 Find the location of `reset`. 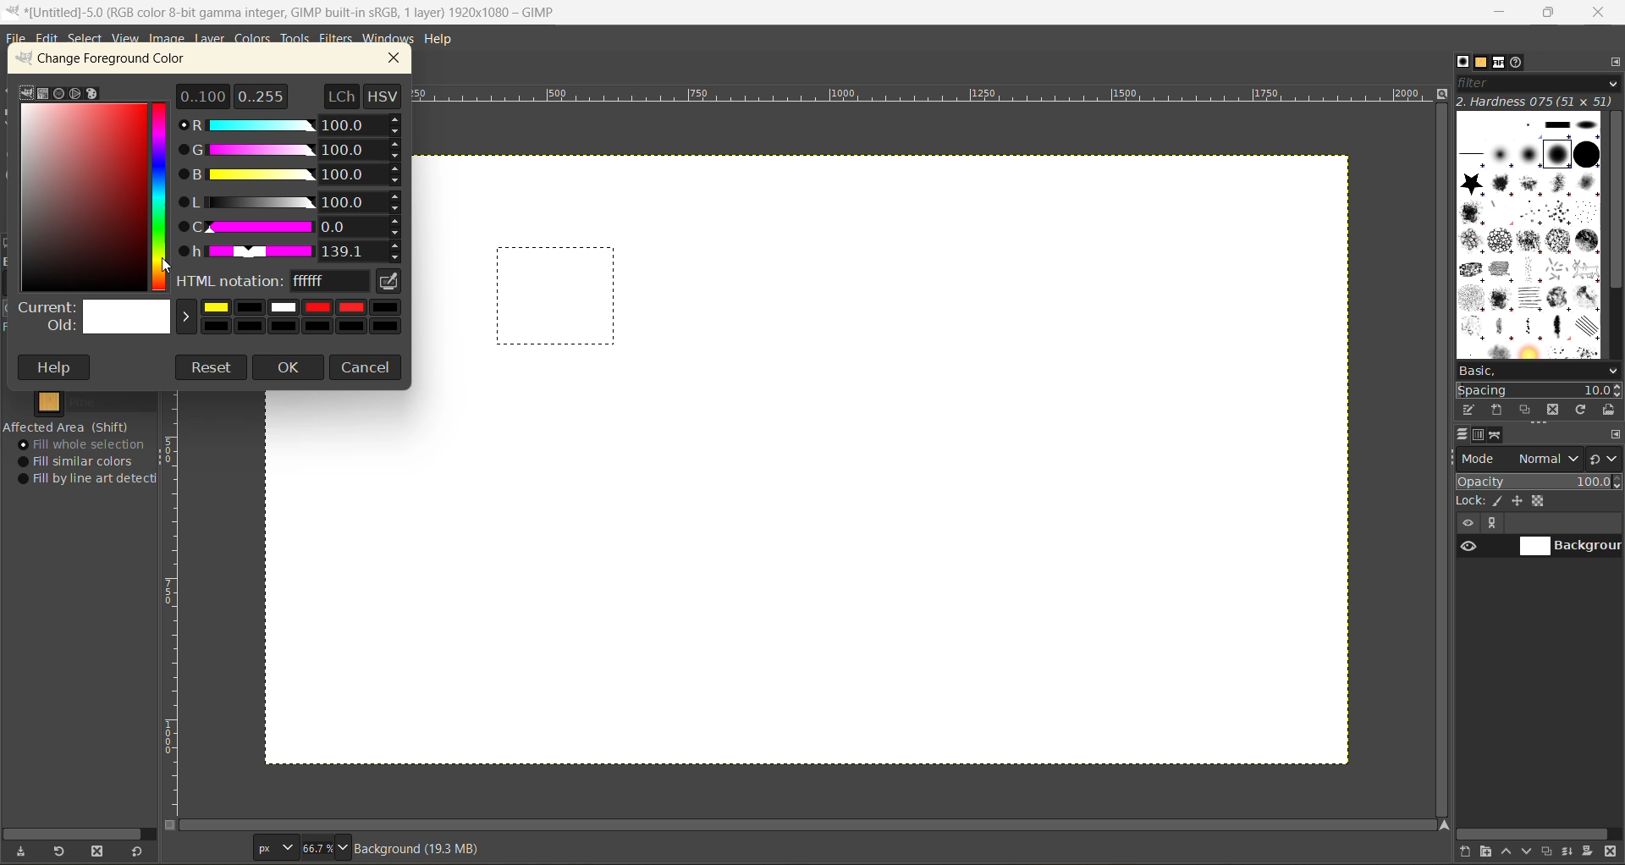

reset is located at coordinates (212, 367).